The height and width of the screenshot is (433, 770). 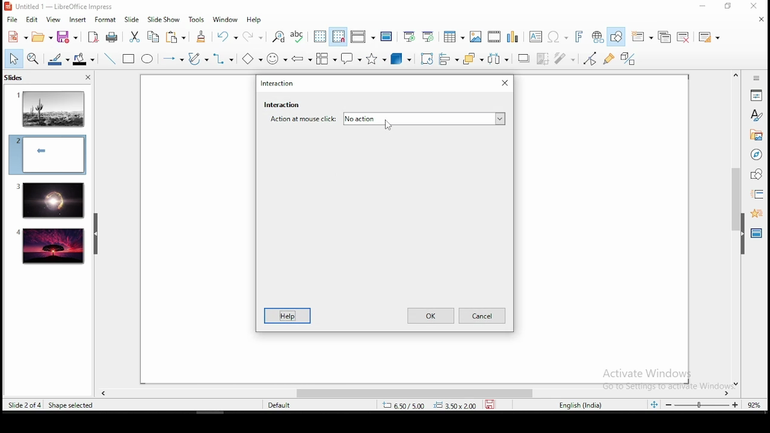 I want to click on insert audio and video, so click(x=494, y=37).